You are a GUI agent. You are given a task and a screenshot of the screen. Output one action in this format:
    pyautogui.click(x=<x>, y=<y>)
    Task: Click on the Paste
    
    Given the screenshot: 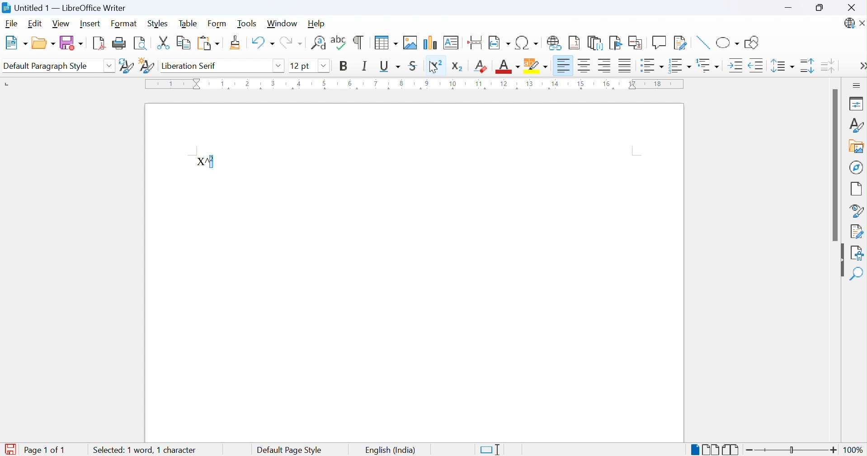 What is the action you would take?
    pyautogui.click(x=208, y=43)
    